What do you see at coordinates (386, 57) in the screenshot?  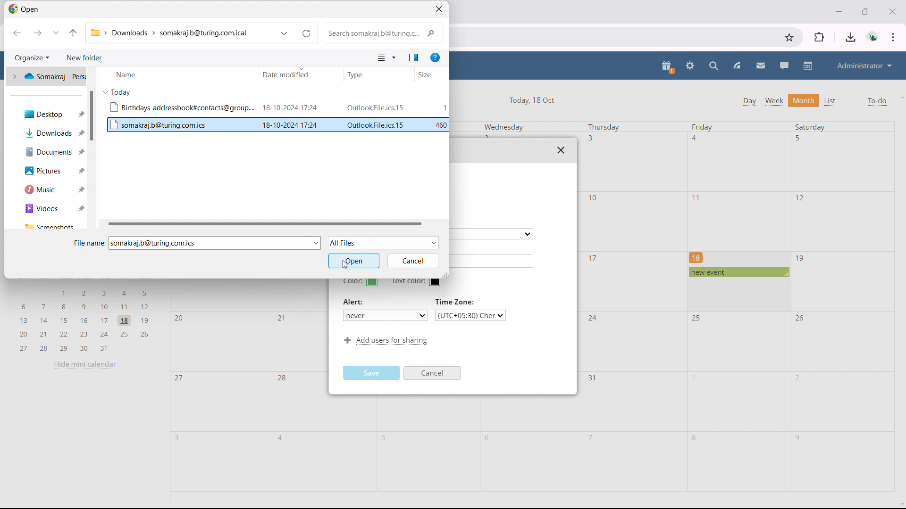 I see `change view` at bounding box center [386, 57].